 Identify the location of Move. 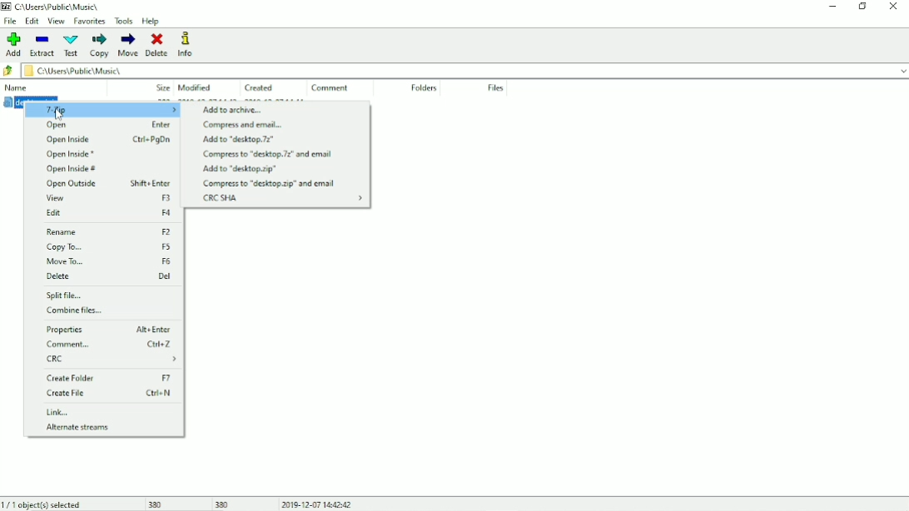
(128, 45).